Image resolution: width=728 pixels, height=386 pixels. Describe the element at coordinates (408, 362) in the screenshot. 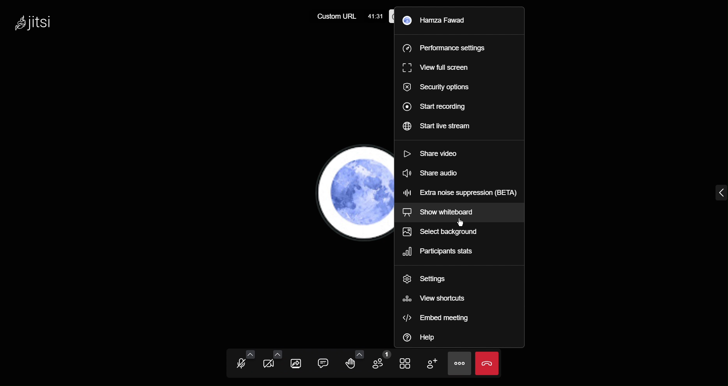

I see `Tile View` at that location.